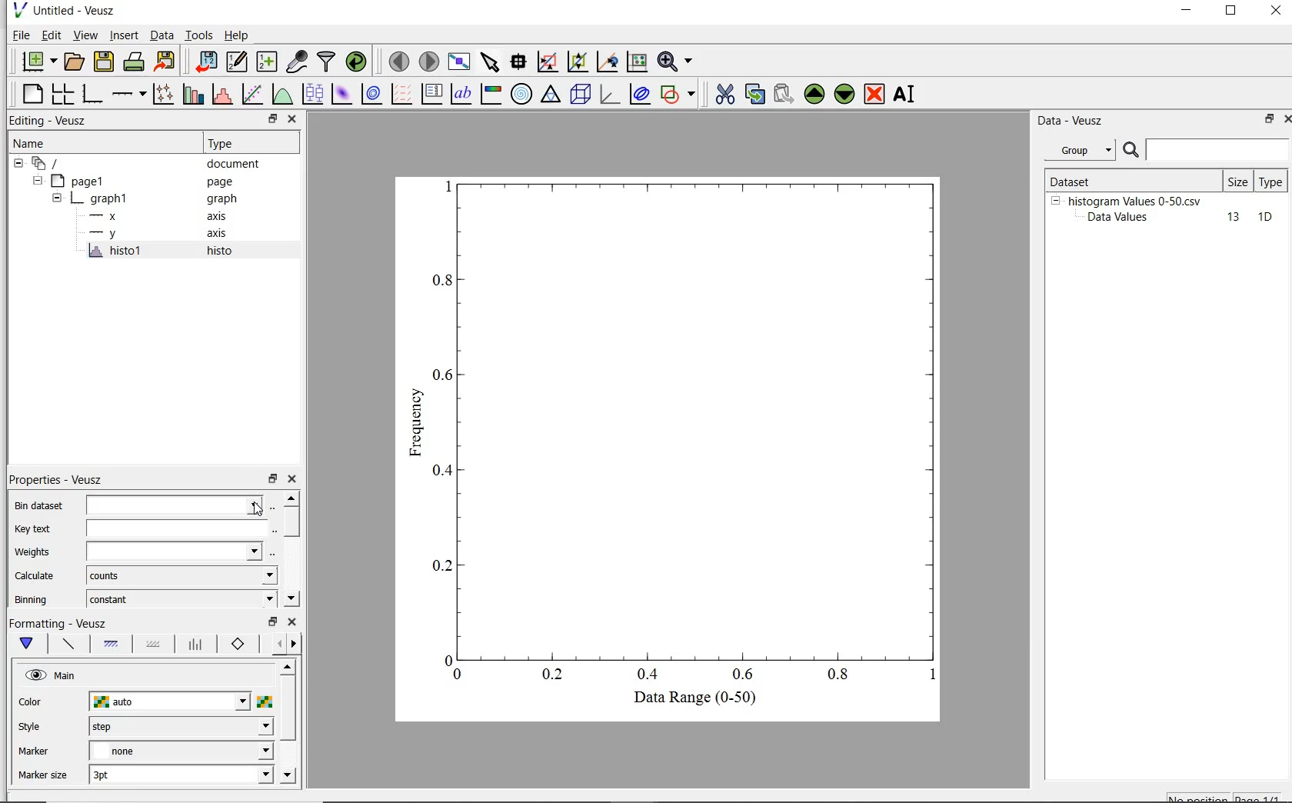  Describe the element at coordinates (33, 728) in the screenshot. I see `Style` at that location.